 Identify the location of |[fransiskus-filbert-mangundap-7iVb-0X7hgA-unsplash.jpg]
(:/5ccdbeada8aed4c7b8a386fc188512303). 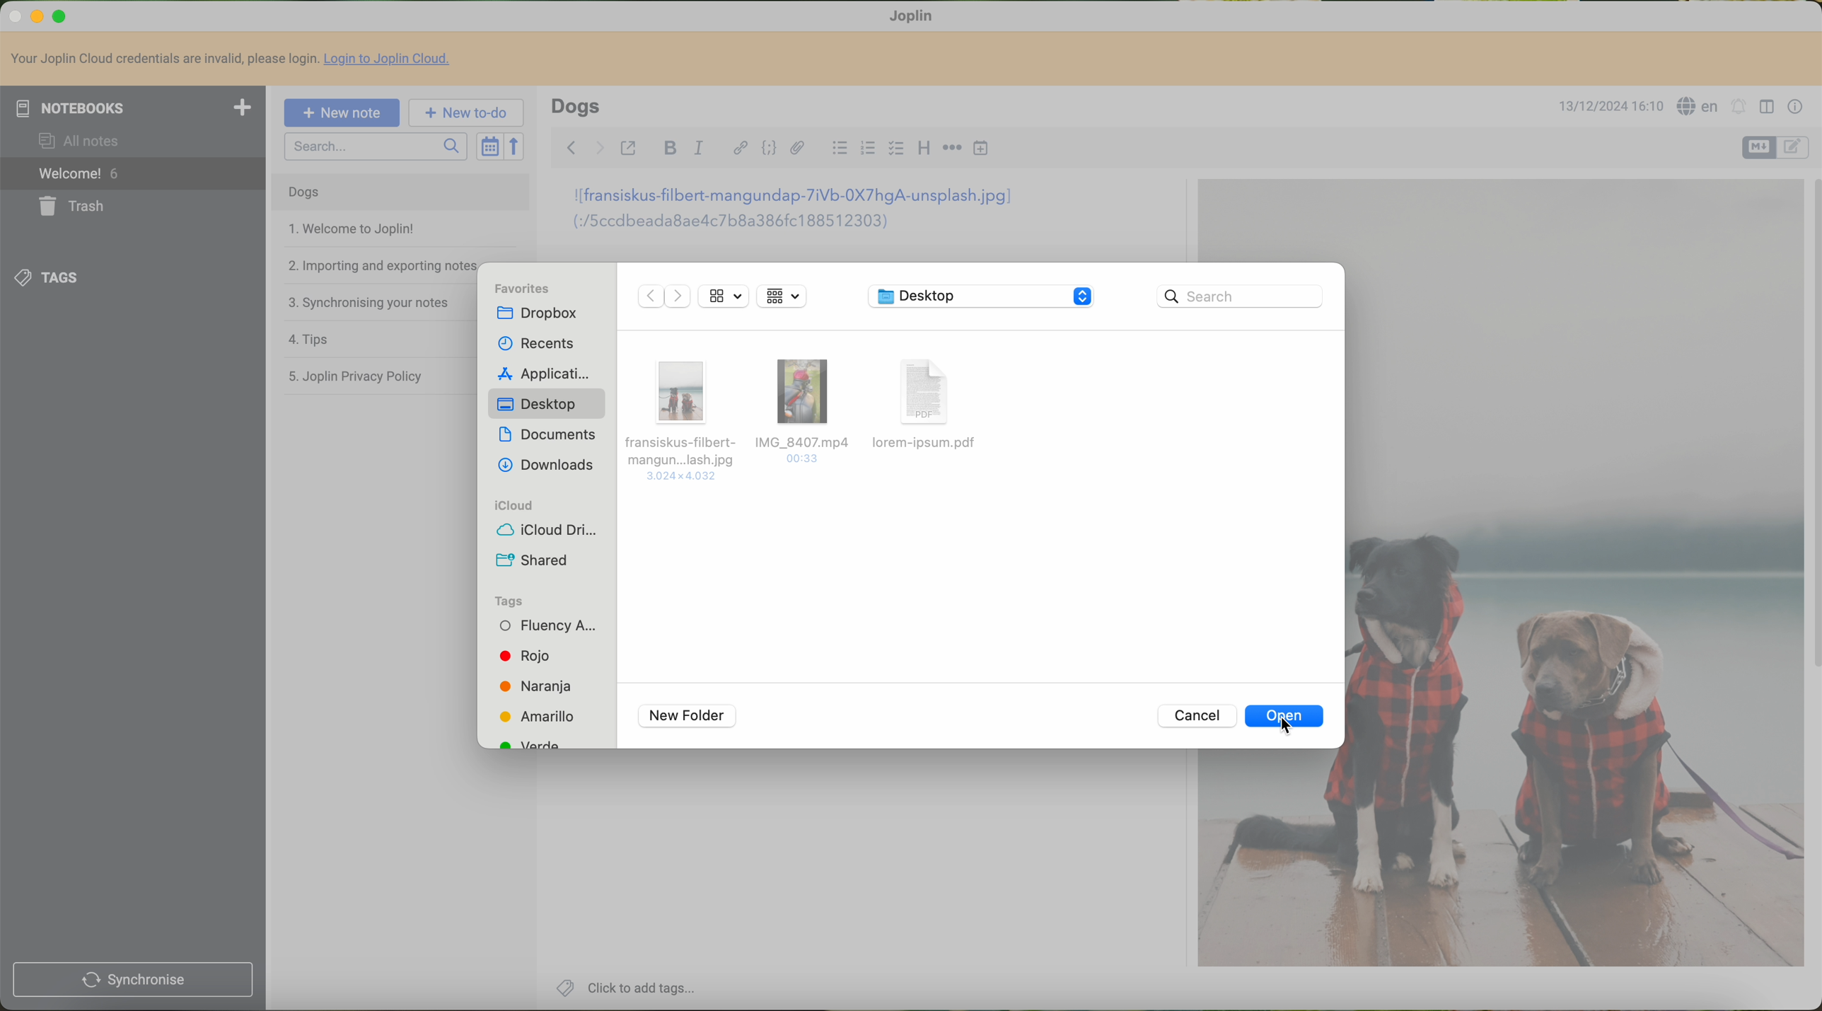
(805, 212).